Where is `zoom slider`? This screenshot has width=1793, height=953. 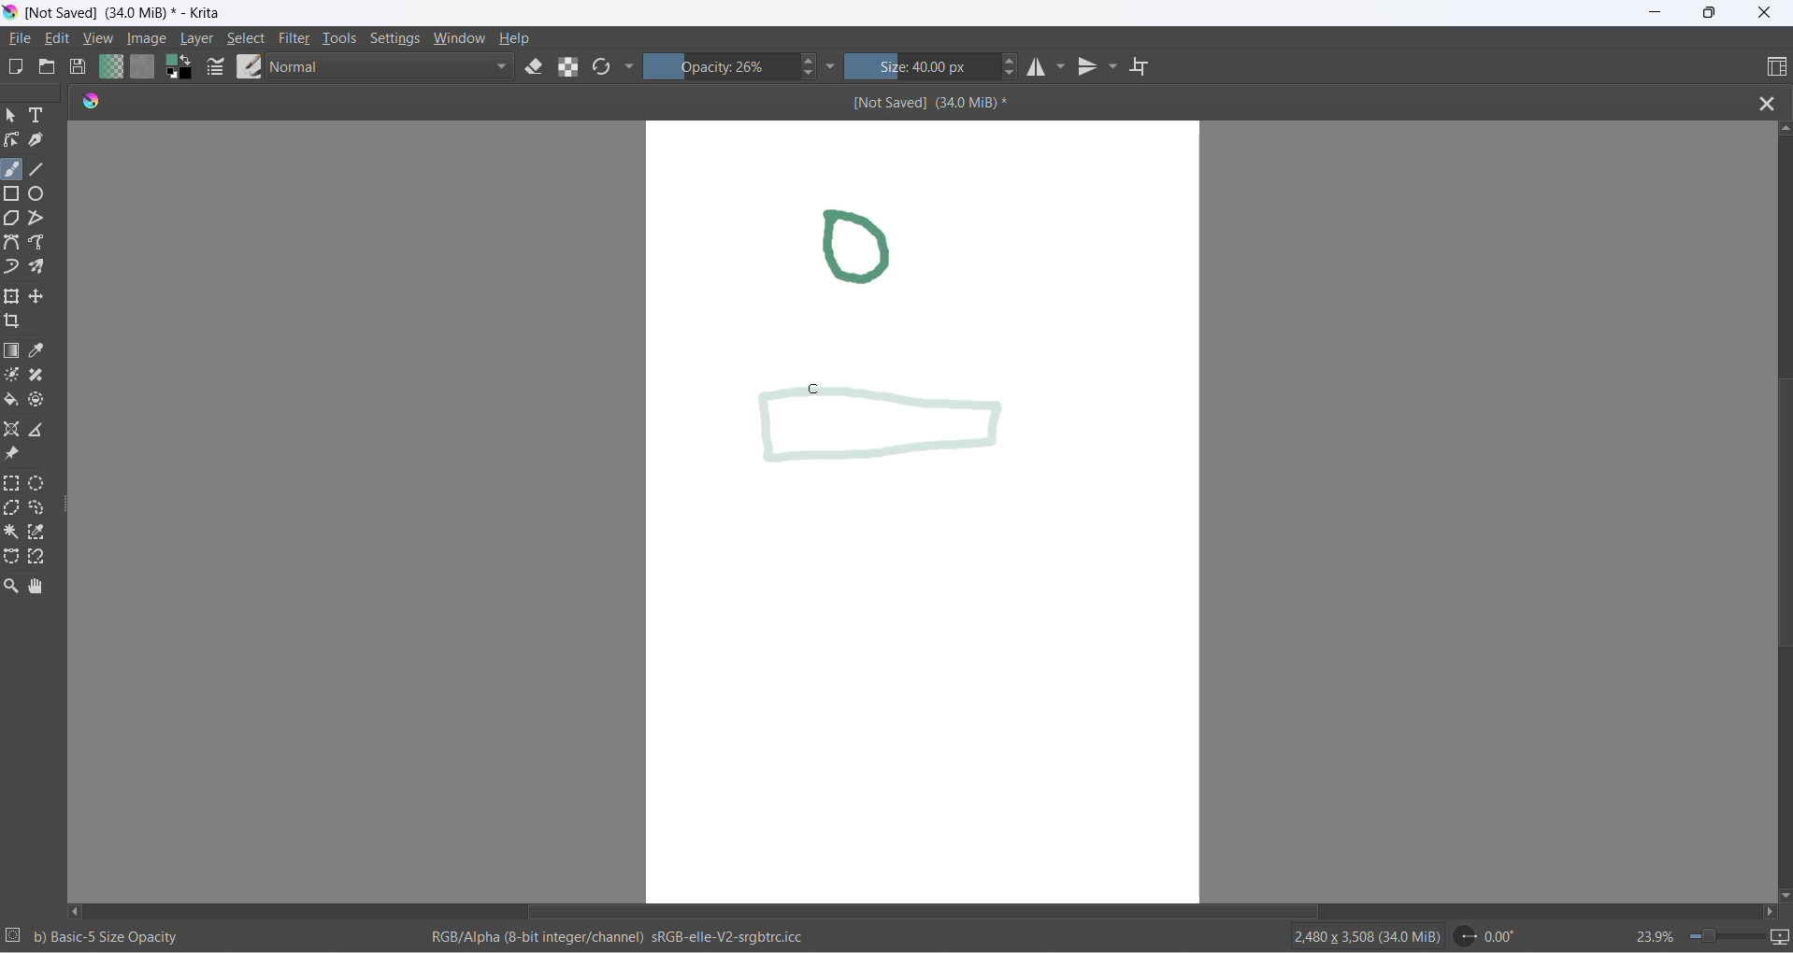
zoom slider is located at coordinates (1723, 937).